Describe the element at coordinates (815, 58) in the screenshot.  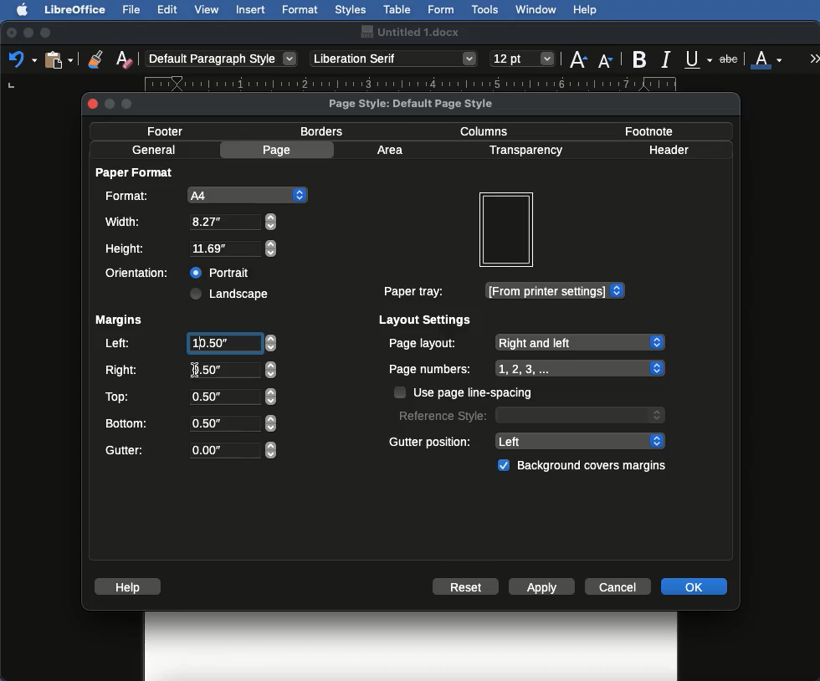
I see `More` at that location.